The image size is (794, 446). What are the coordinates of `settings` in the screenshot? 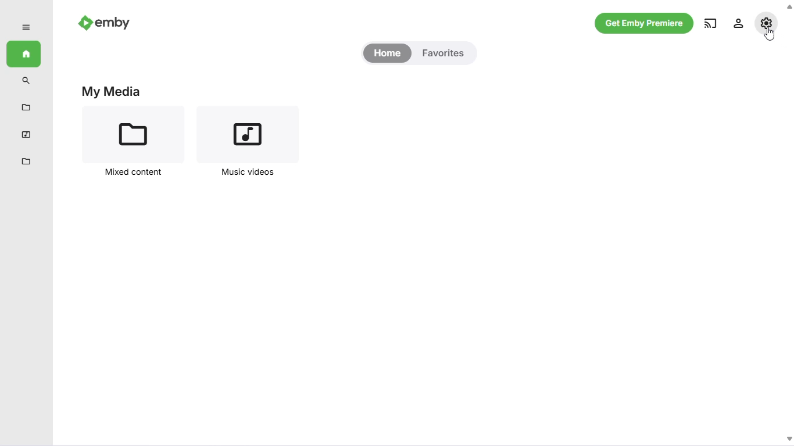 It's located at (767, 21).